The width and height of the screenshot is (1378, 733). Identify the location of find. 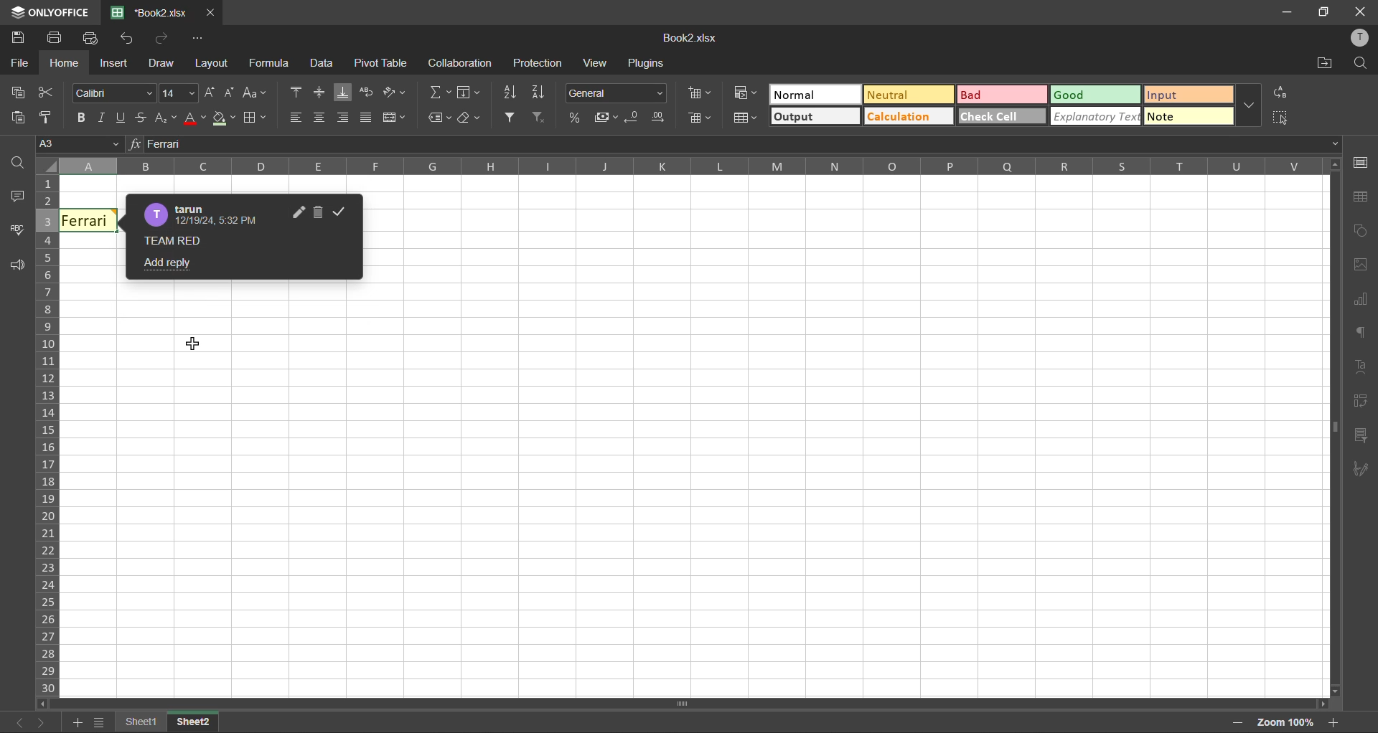
(19, 166).